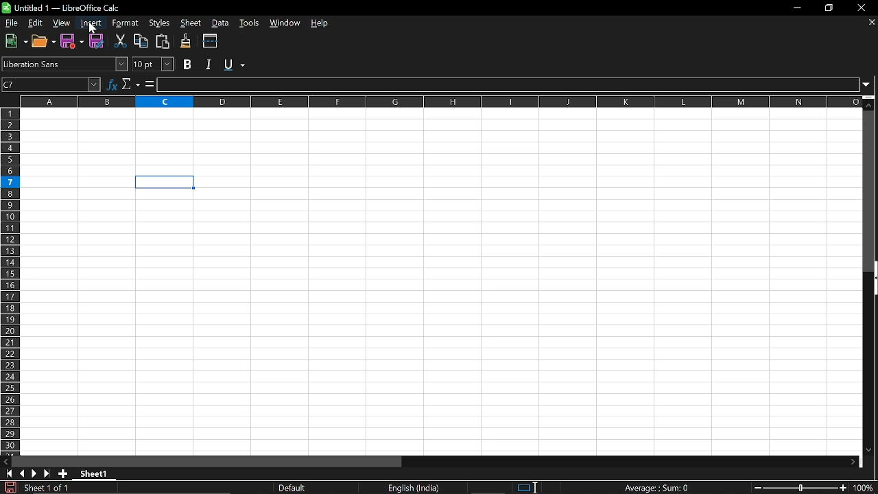  I want to click on Save, so click(73, 41).